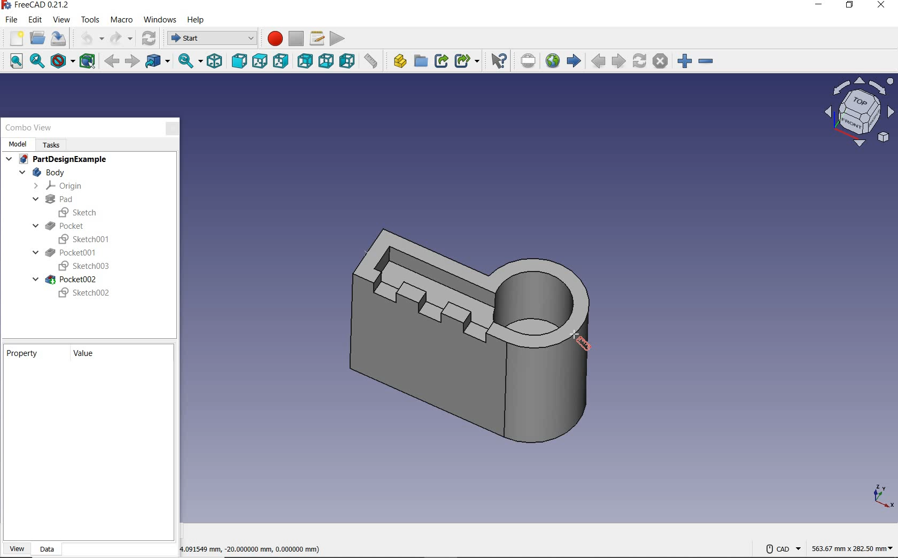 The image size is (898, 558). I want to click on SKETCH002, so click(84, 293).